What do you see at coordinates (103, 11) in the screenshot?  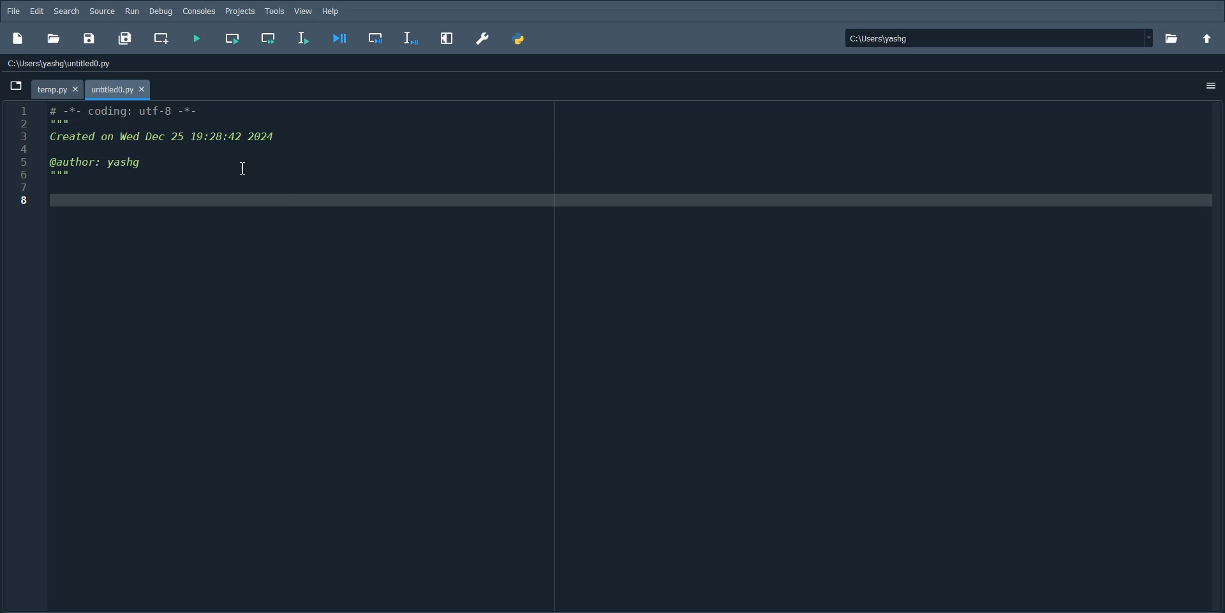 I see `source` at bounding box center [103, 11].